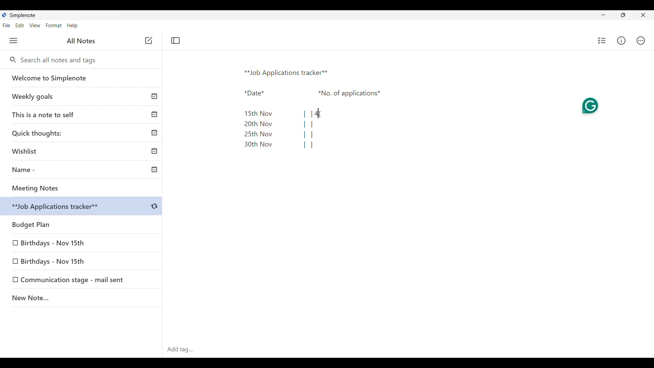  What do you see at coordinates (149, 40) in the screenshot?
I see `Click to add note` at bounding box center [149, 40].